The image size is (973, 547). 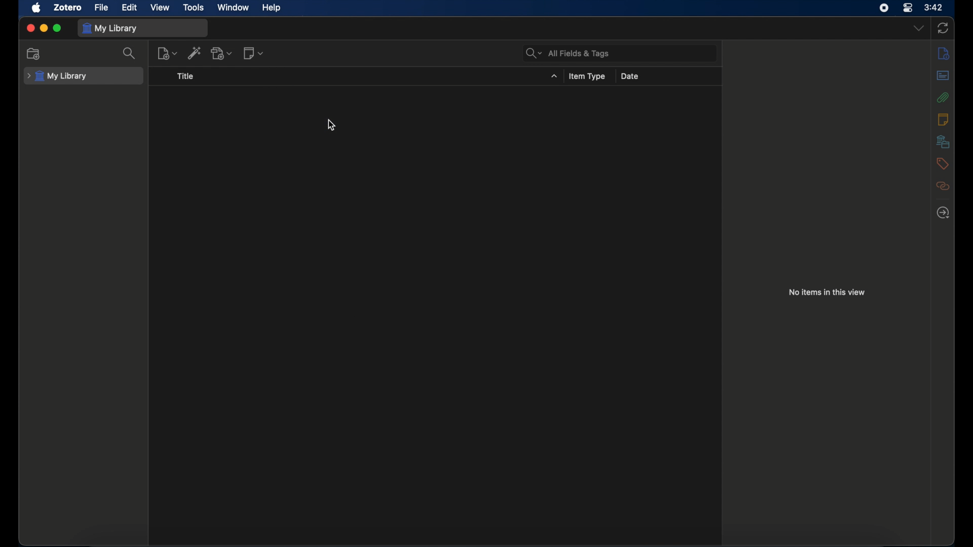 I want to click on abstract, so click(x=943, y=75).